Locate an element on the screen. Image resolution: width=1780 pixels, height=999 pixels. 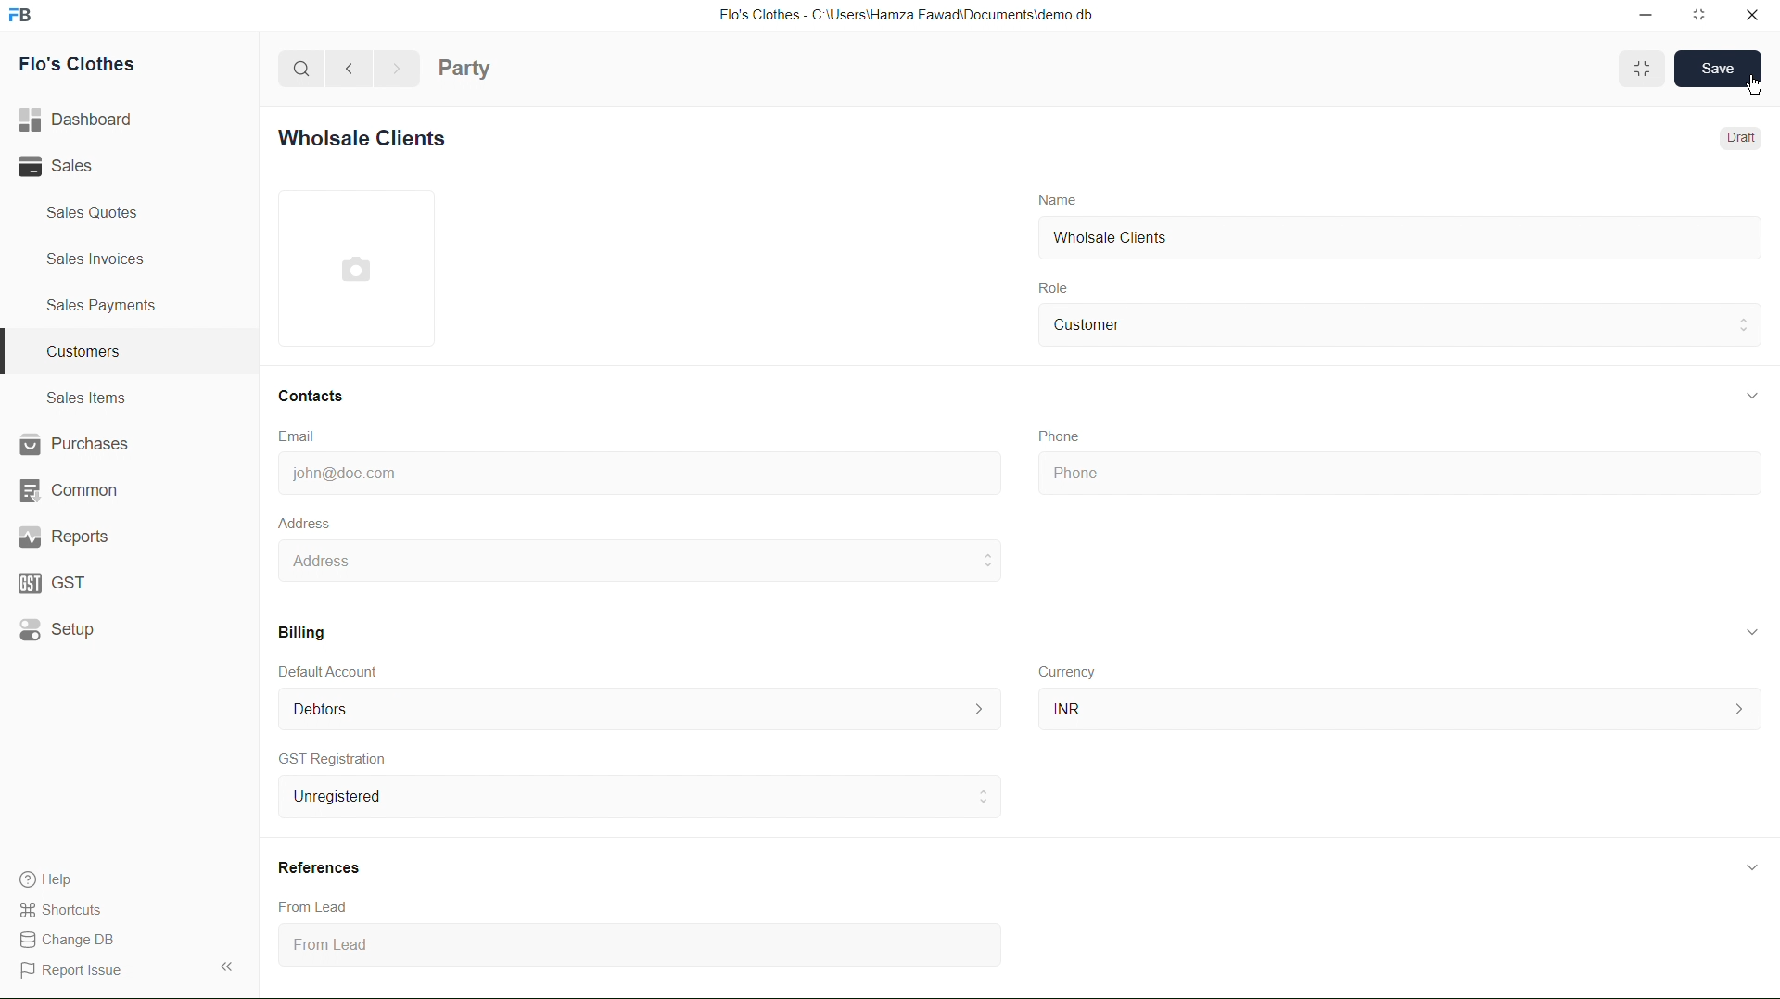
john@doe.com is located at coordinates (345, 474).